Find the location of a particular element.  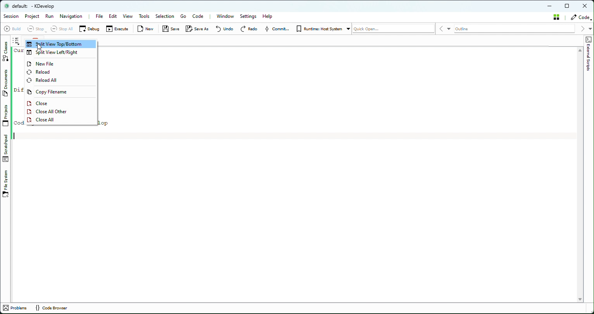

Copy filename is located at coordinates (60, 92).